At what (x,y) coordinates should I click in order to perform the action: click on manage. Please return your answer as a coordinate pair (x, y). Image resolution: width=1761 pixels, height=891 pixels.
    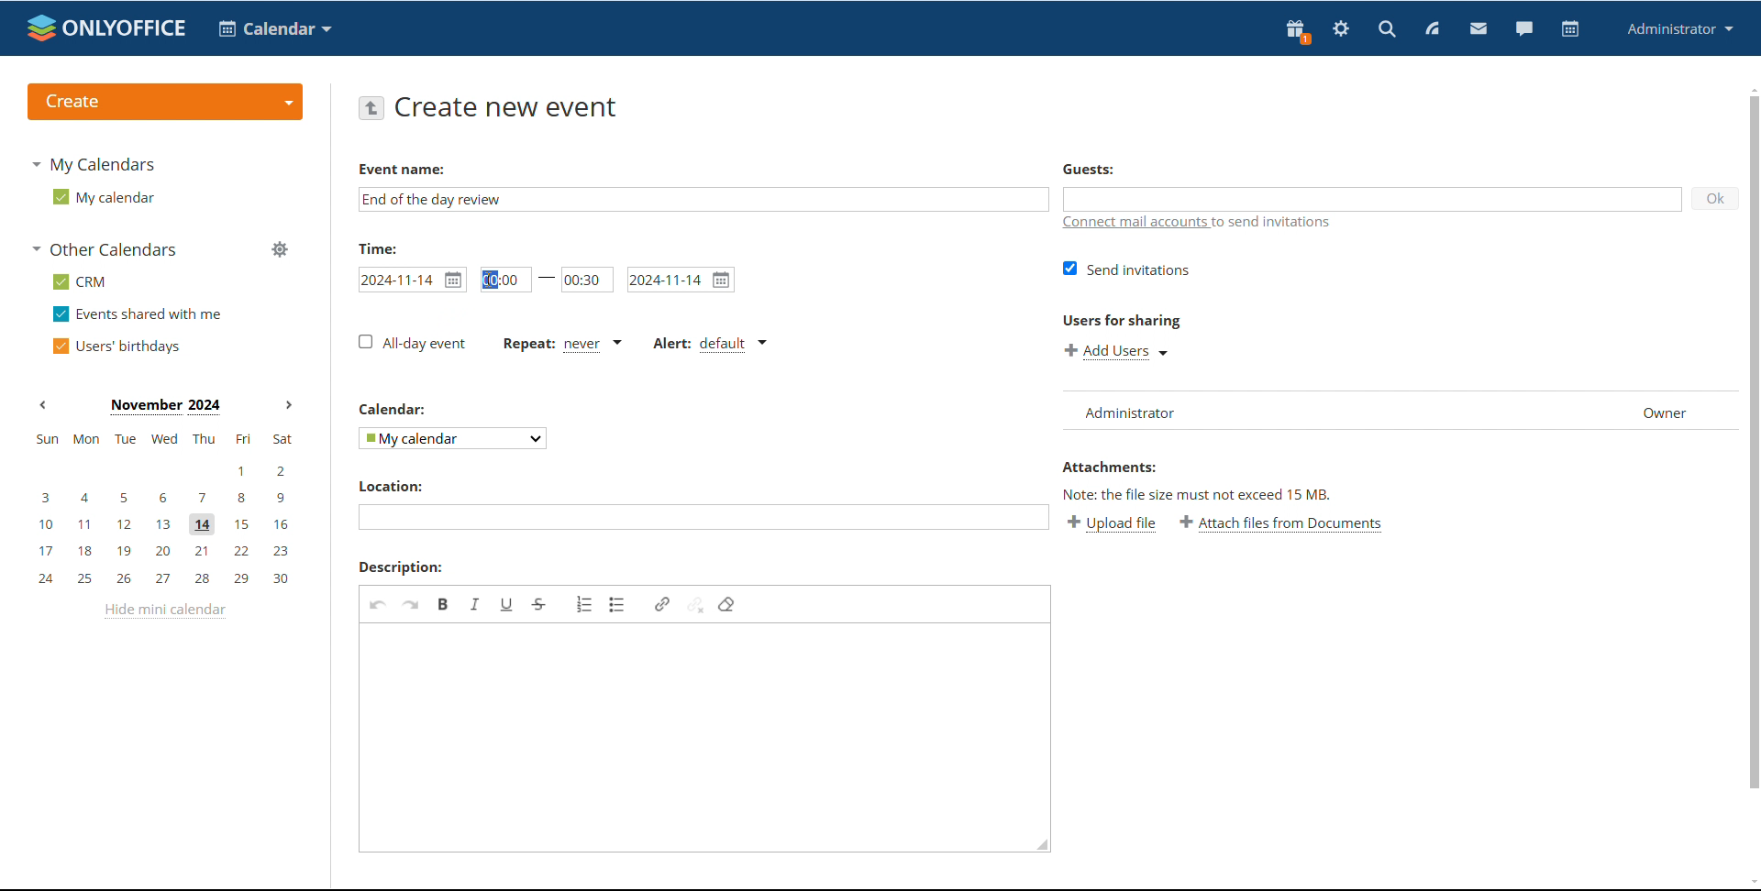
    Looking at the image, I should click on (281, 251).